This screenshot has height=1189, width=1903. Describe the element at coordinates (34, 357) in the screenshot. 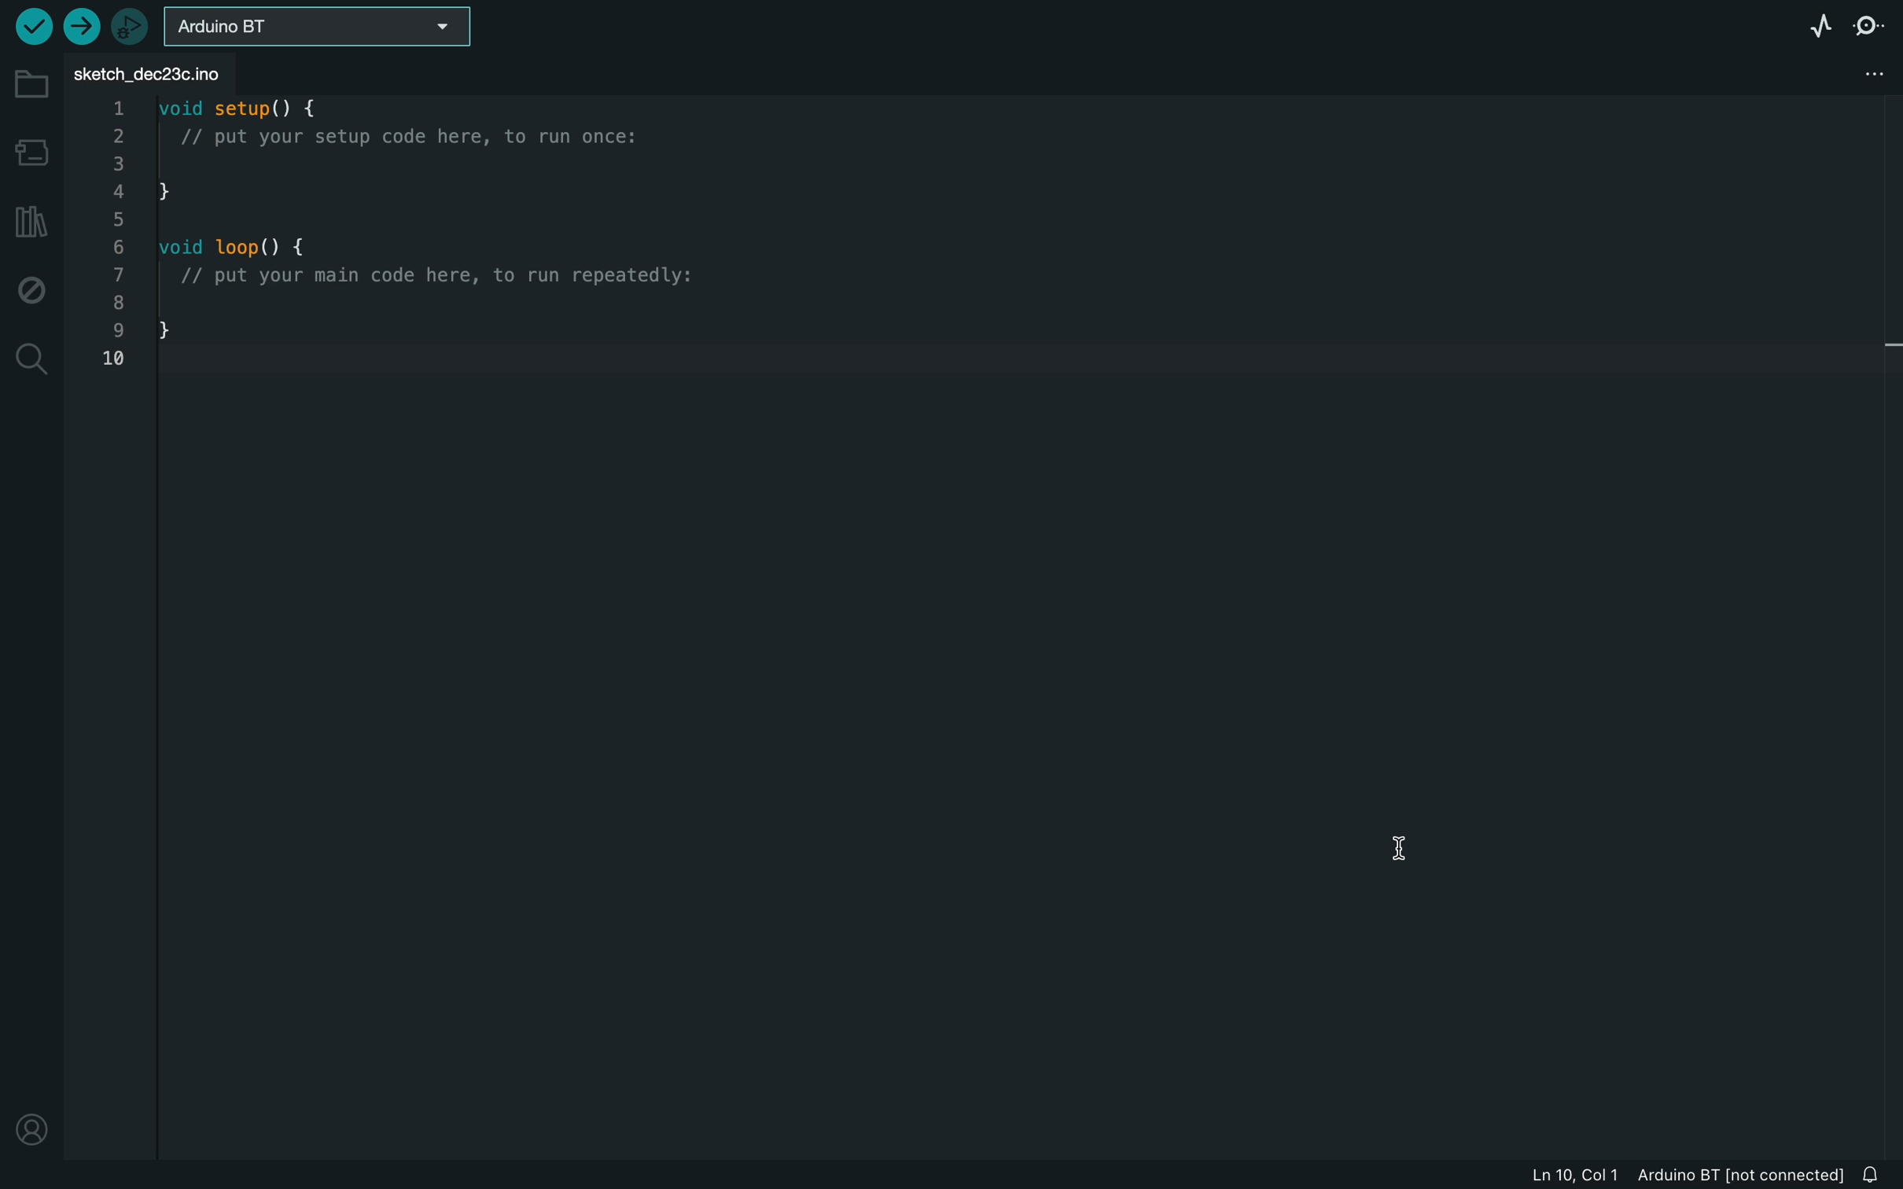

I see `search` at that location.